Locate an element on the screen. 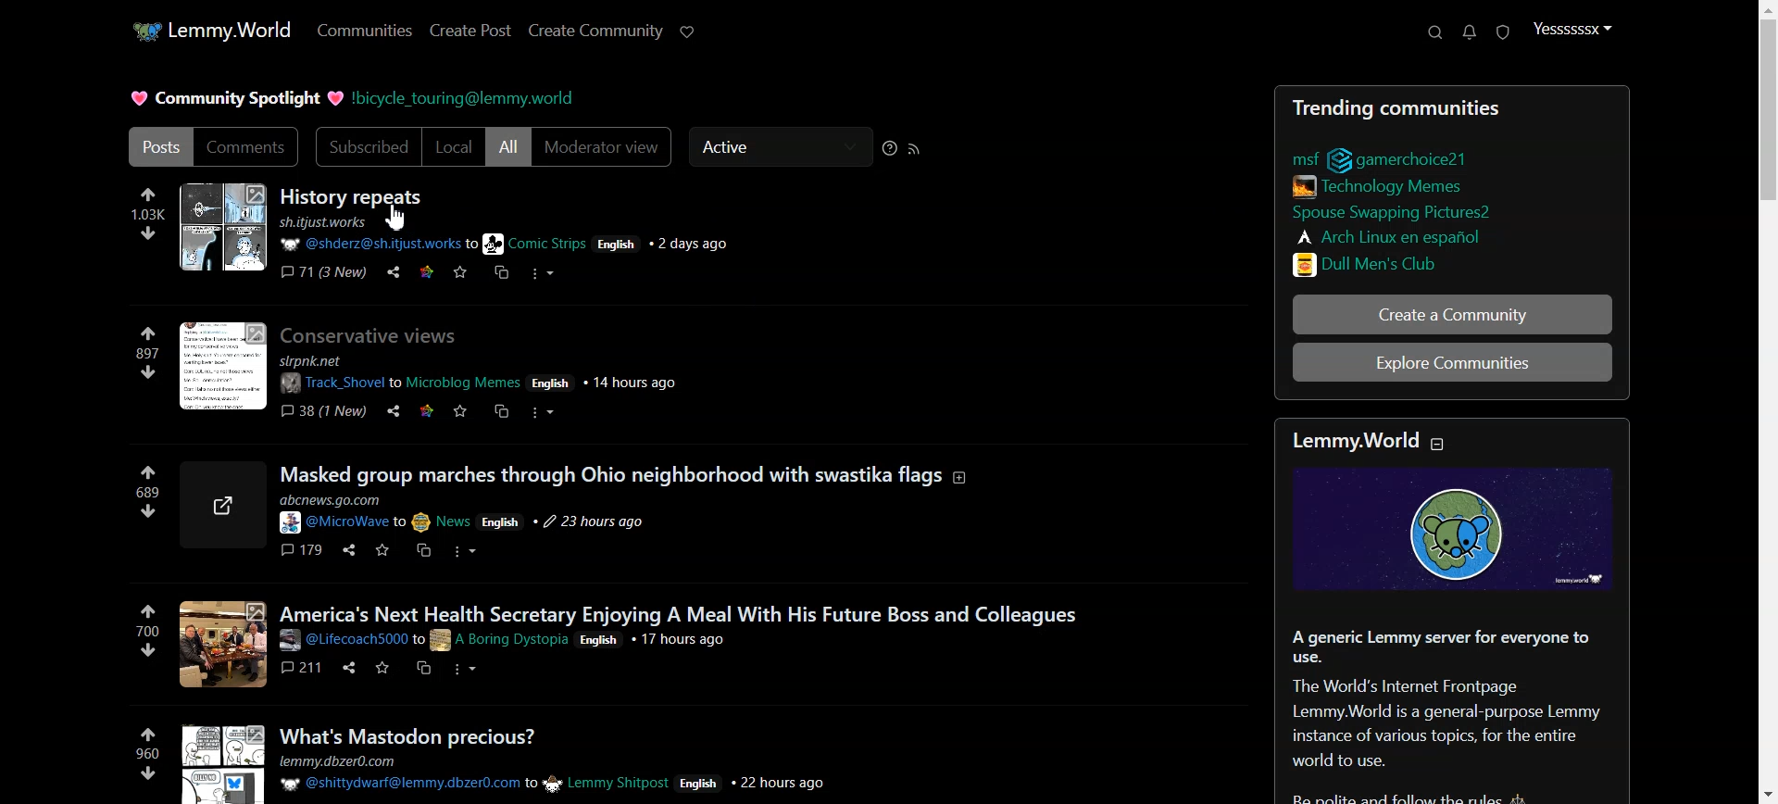 The image size is (1778, 804). to A Boring Dystopia English is located at coordinates (515, 642).